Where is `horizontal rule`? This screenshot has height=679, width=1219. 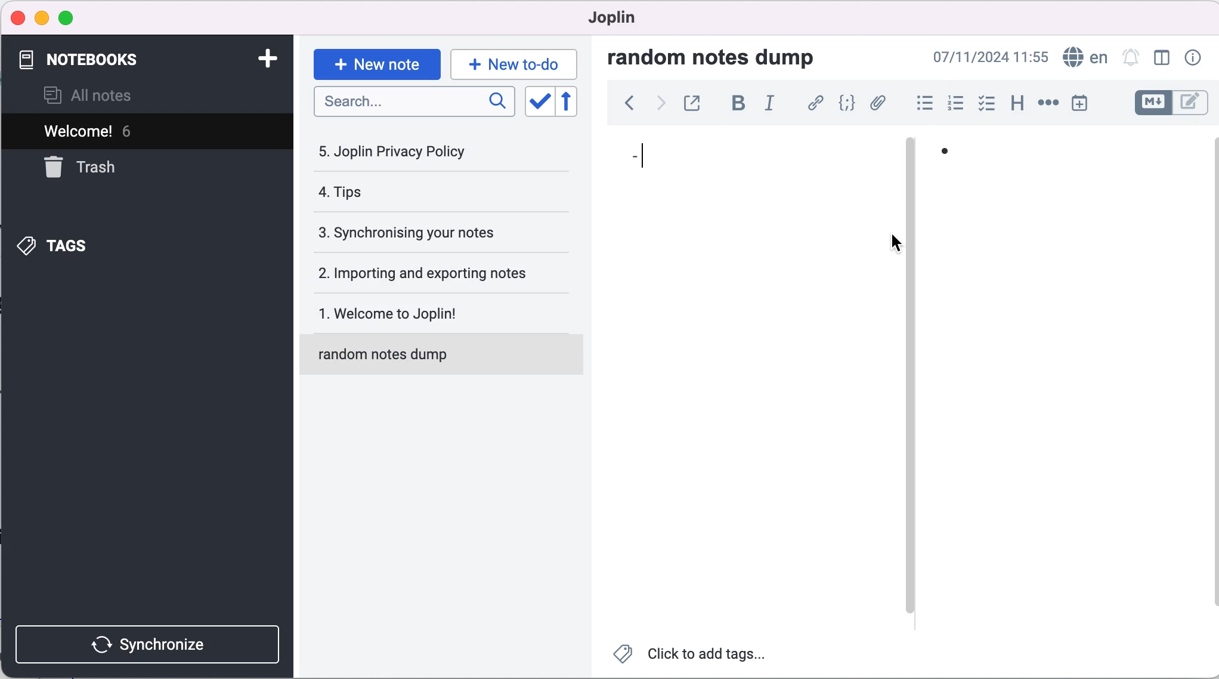
horizontal rule is located at coordinates (1048, 103).